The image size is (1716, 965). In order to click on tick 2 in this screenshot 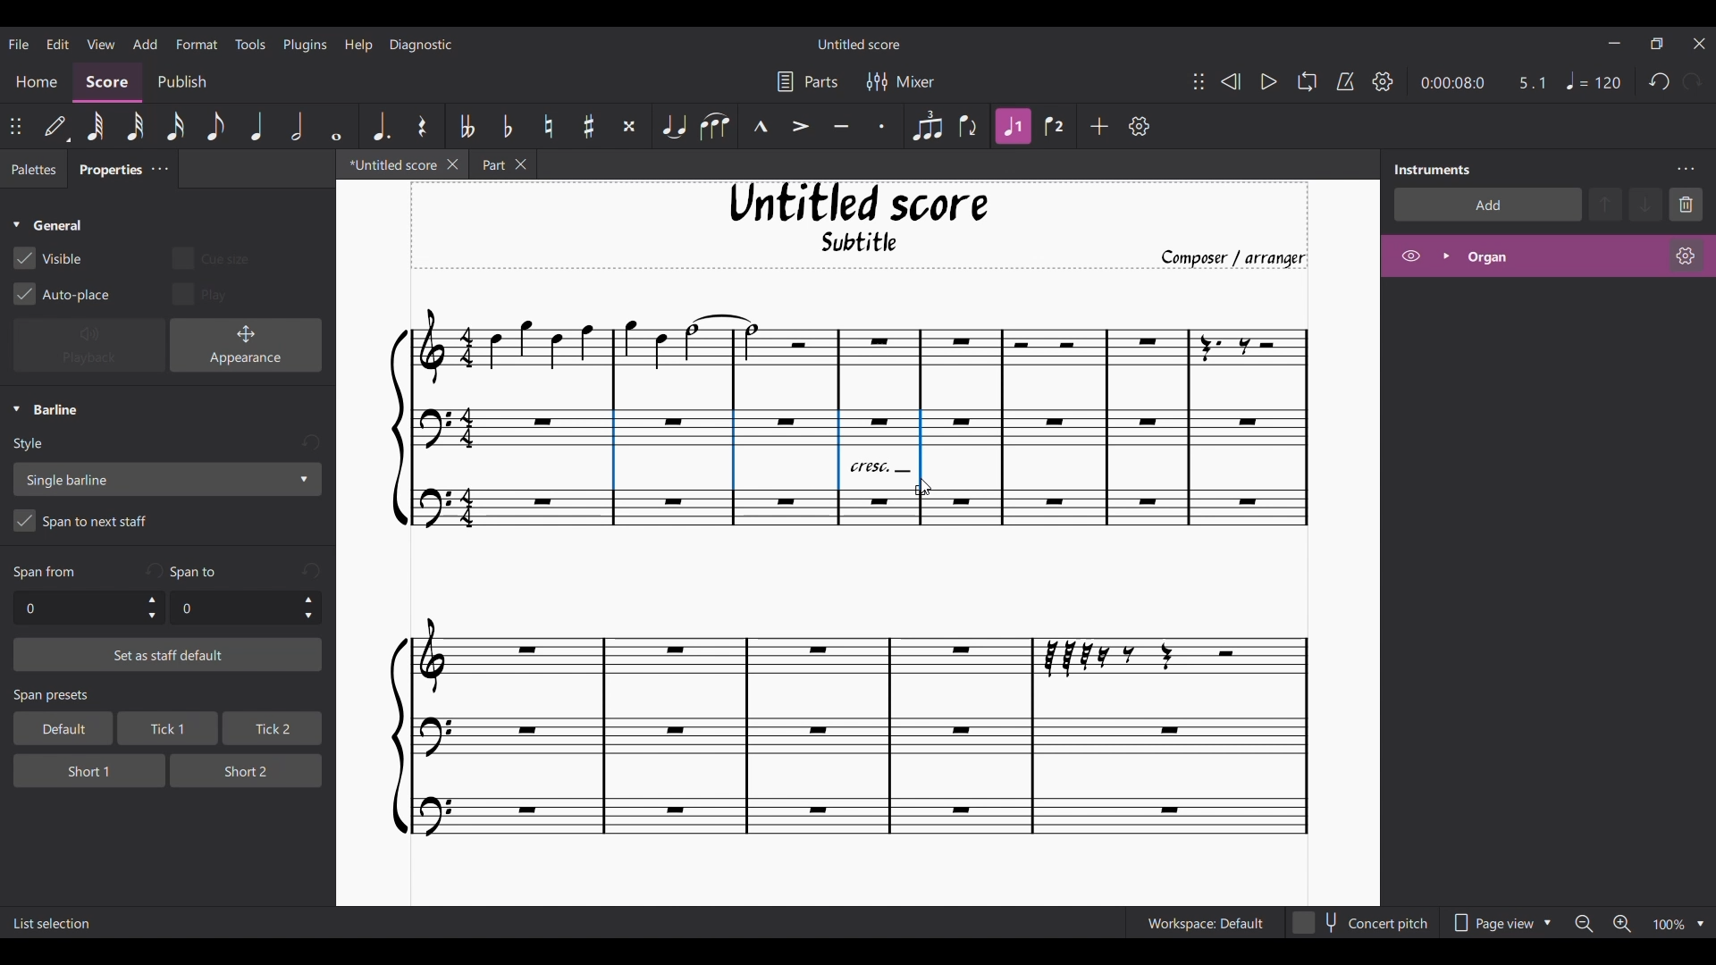, I will do `click(271, 729)`.